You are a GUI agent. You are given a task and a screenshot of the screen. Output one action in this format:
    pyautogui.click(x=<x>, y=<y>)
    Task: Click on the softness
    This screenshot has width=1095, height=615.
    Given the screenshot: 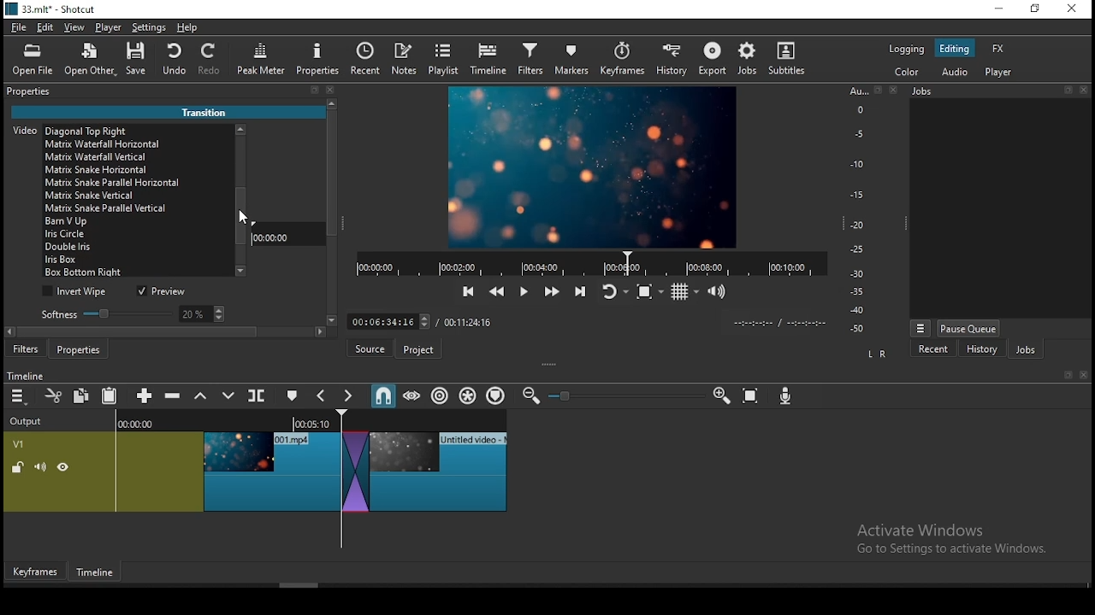 What is the action you would take?
    pyautogui.click(x=130, y=313)
    